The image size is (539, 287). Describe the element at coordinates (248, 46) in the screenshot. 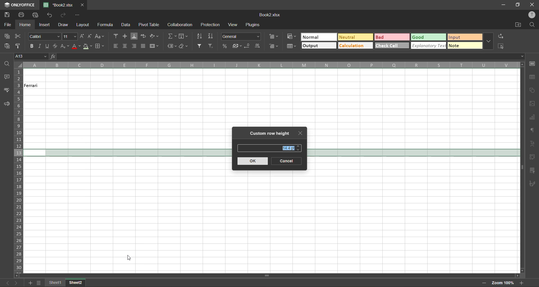

I see `decrease decimal` at that location.